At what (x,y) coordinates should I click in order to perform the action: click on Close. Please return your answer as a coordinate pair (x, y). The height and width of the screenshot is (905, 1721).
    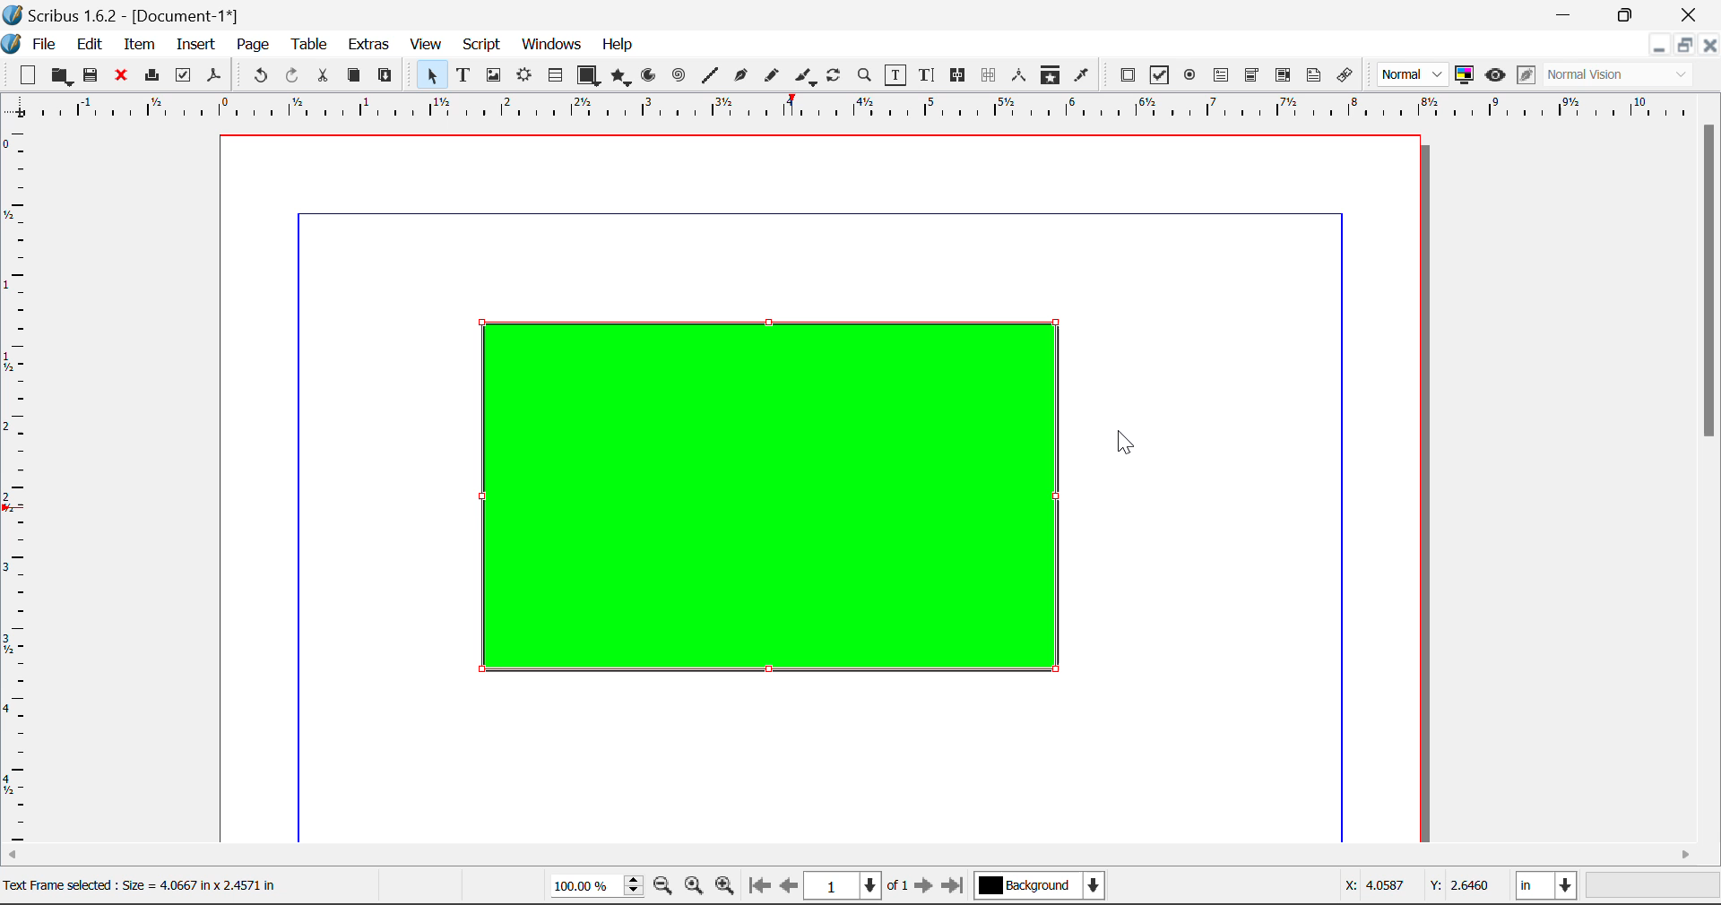
    Looking at the image, I should click on (1691, 14).